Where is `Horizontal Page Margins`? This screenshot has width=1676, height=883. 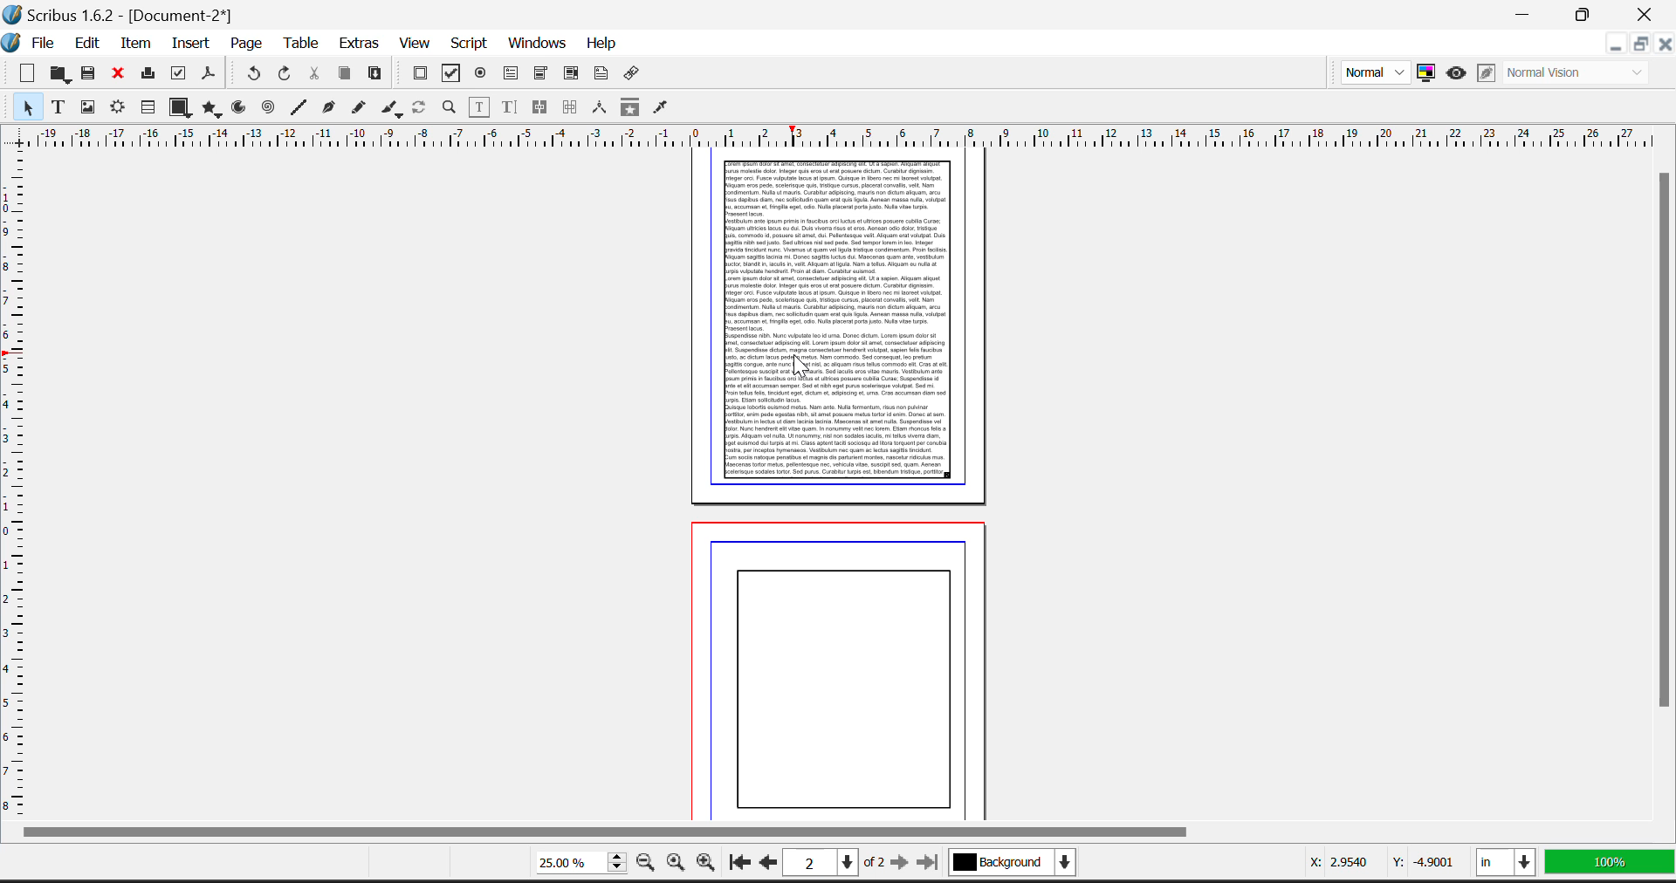 Horizontal Page Margins is located at coordinates (16, 483).